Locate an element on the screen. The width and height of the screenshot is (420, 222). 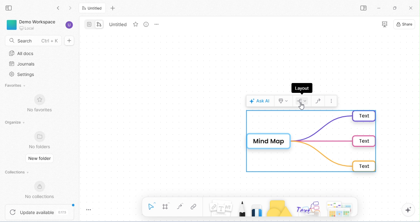
draw connectors is located at coordinates (319, 101).